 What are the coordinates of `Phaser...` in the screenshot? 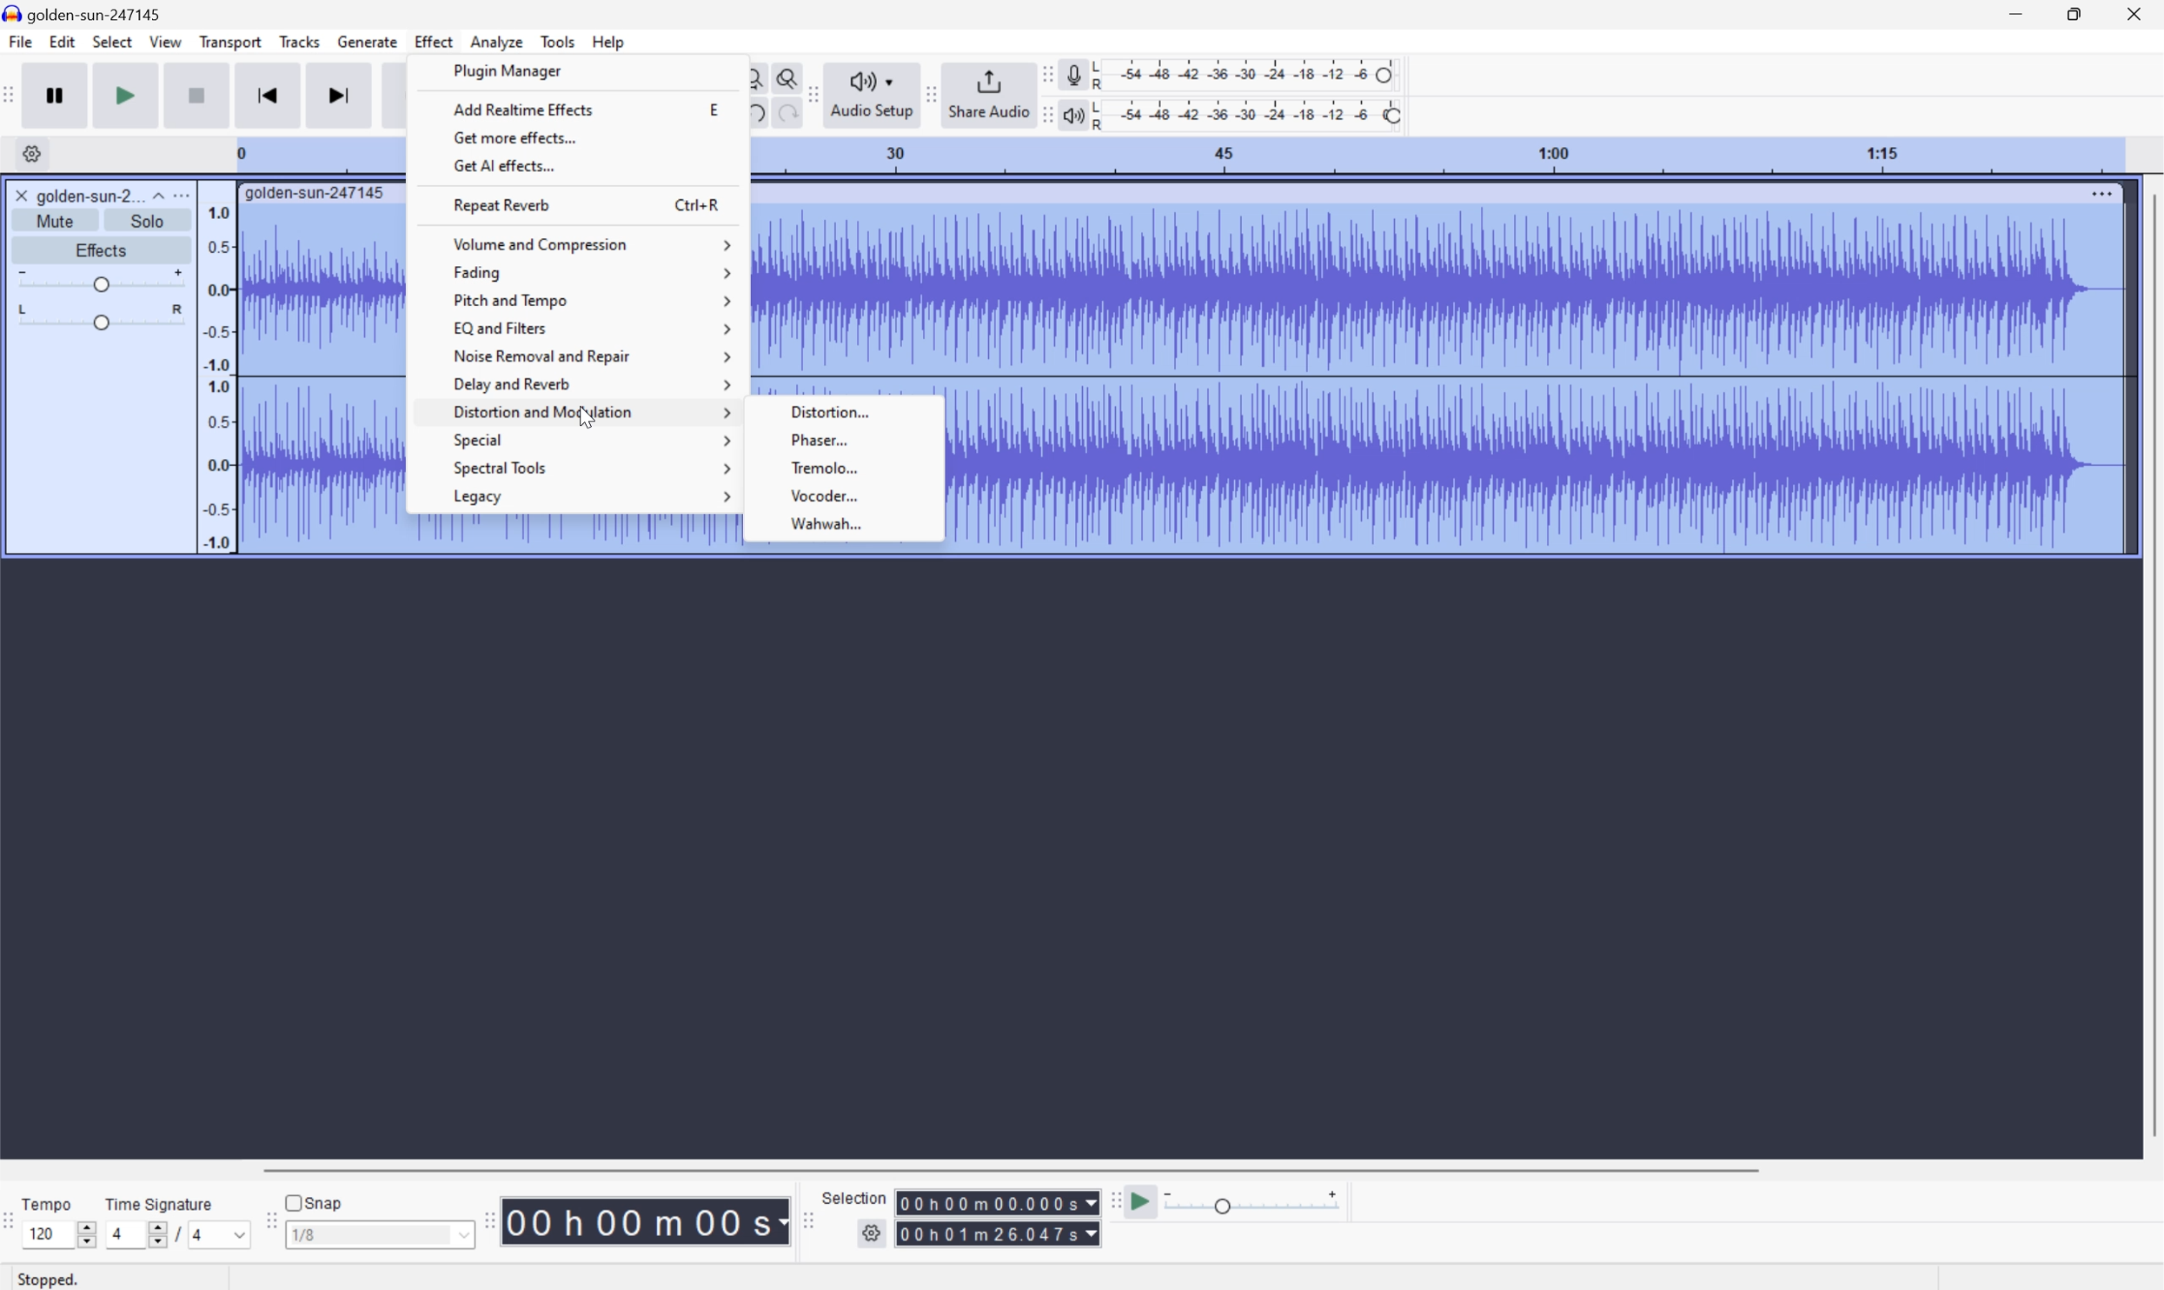 It's located at (846, 438).